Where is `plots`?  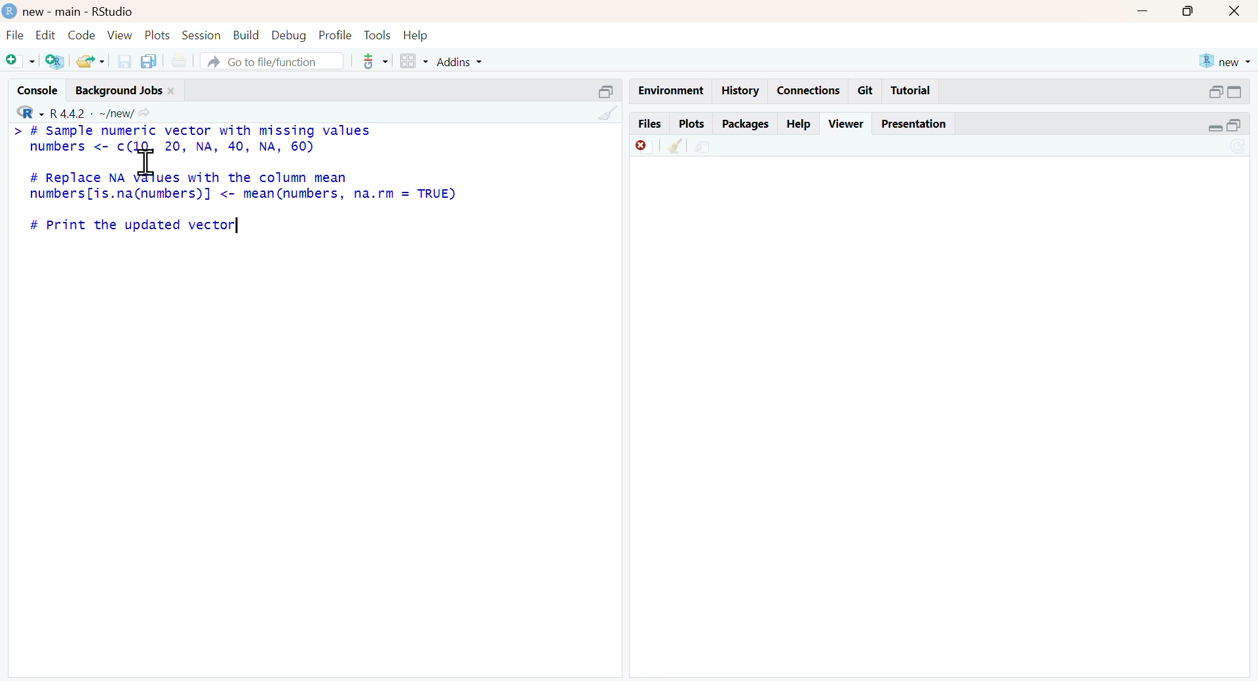
plots is located at coordinates (159, 36).